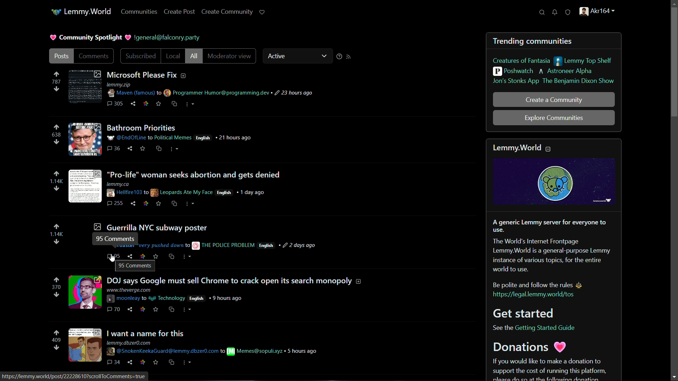 This screenshot has width=678, height=381. I want to click on upvote, so click(57, 333).